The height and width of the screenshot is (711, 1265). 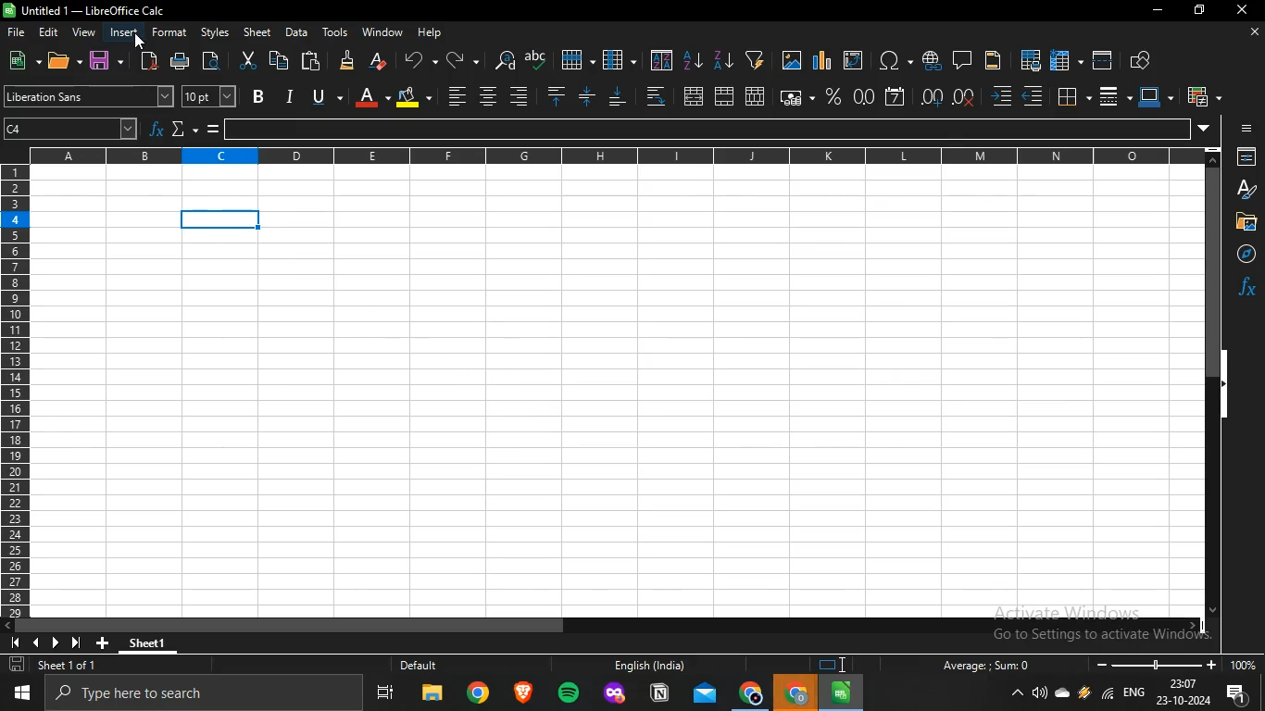 I want to click on properties, so click(x=1244, y=157).